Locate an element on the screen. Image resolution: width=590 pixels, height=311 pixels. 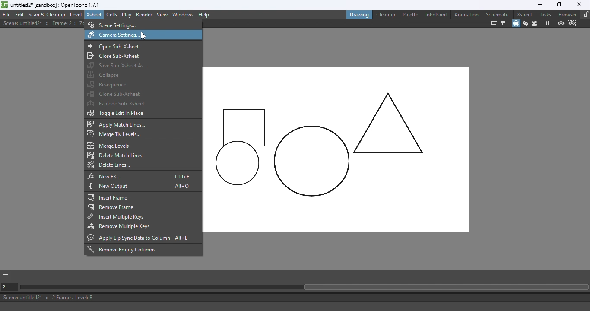
Remove frame is located at coordinates (112, 208).